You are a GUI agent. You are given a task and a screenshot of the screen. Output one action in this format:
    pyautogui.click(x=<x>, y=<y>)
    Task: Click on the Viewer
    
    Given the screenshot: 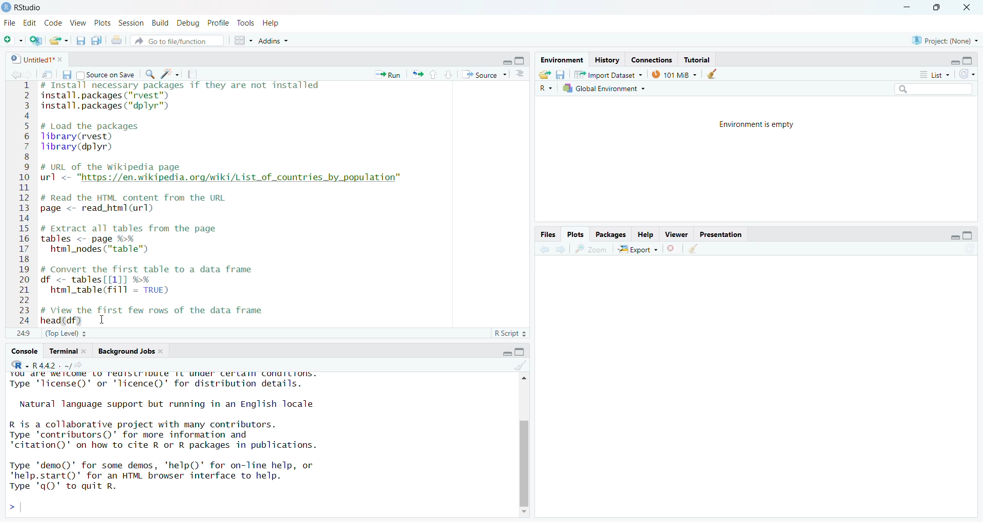 What is the action you would take?
    pyautogui.click(x=677, y=234)
    